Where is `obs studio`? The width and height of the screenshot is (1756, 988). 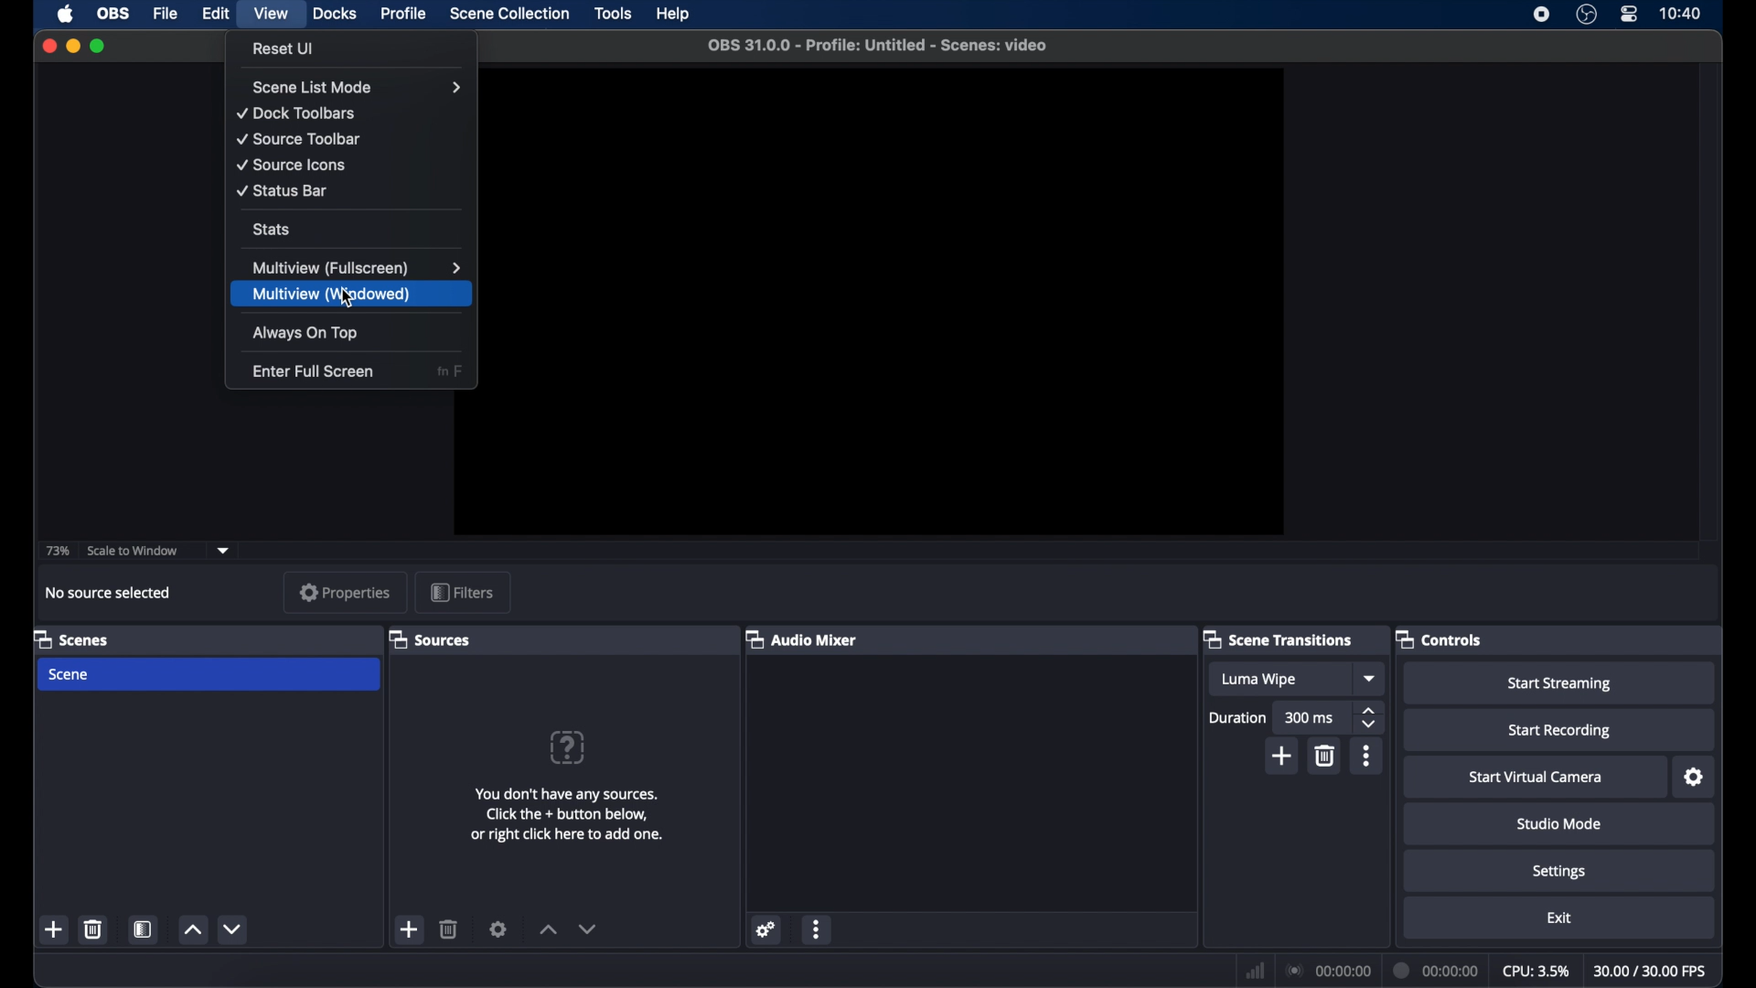
obs studio is located at coordinates (1588, 16).